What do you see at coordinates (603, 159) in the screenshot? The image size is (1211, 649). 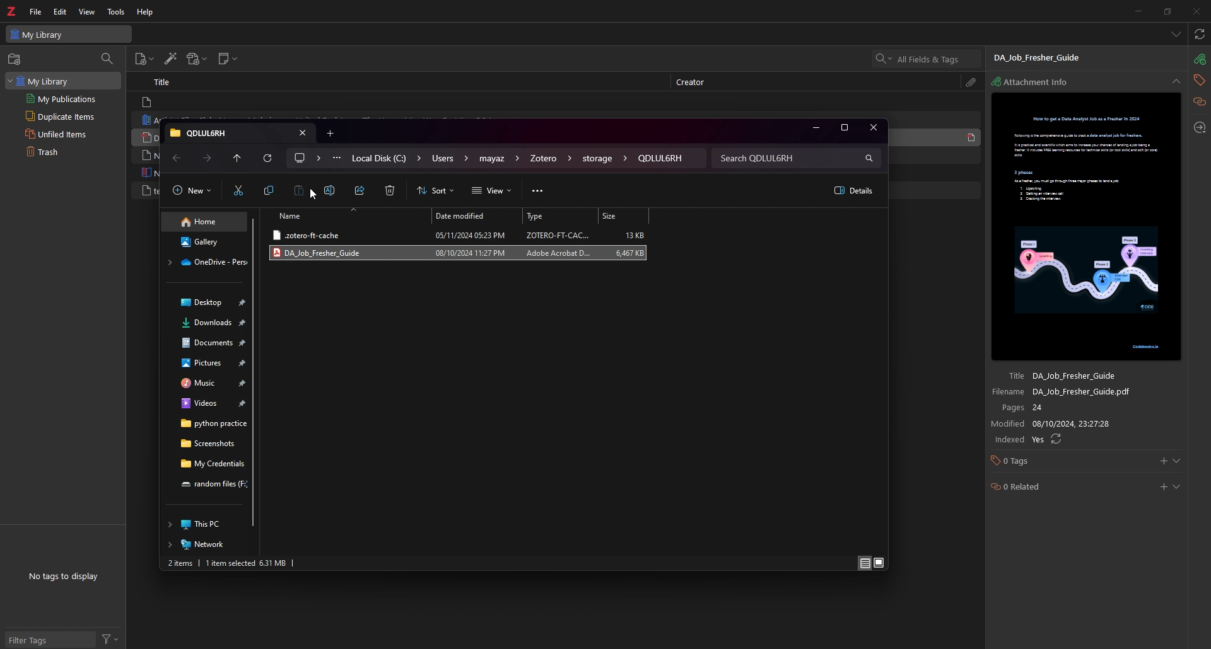 I see `storage` at bounding box center [603, 159].